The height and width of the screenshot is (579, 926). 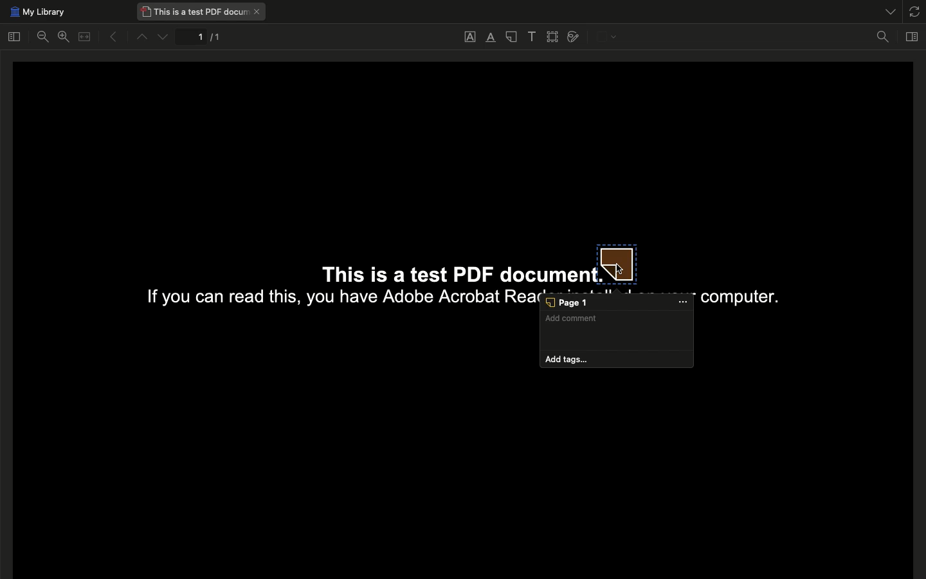 I want to click on Find in document, so click(x=883, y=38).